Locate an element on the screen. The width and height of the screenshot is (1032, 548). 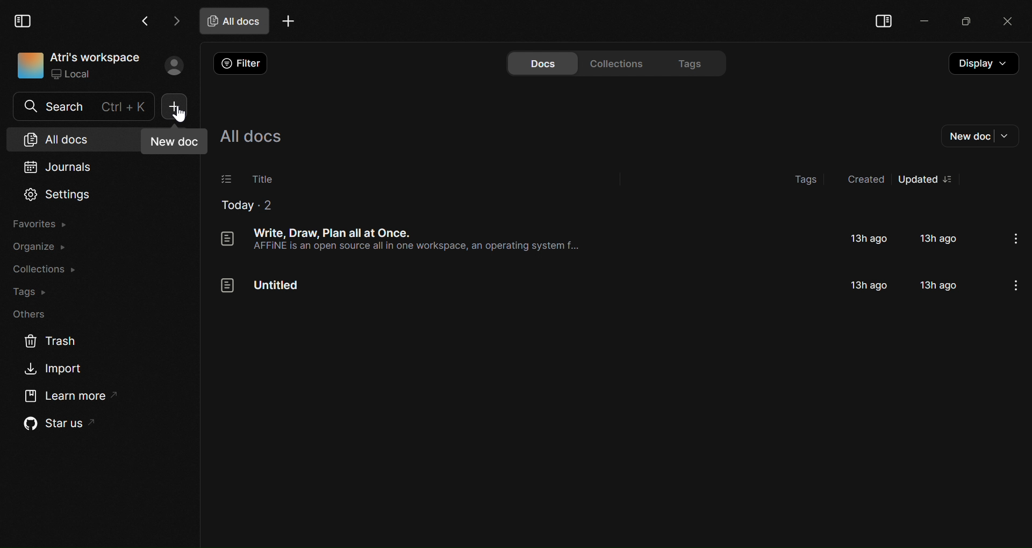
icon is located at coordinates (28, 66).